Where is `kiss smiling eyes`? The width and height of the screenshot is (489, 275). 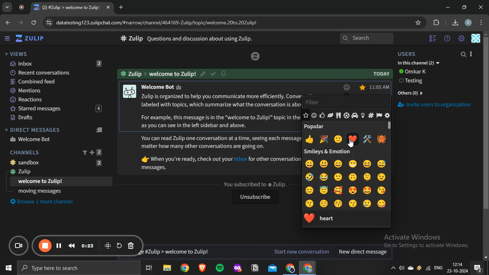
kiss smiling eyes is located at coordinates (352, 203).